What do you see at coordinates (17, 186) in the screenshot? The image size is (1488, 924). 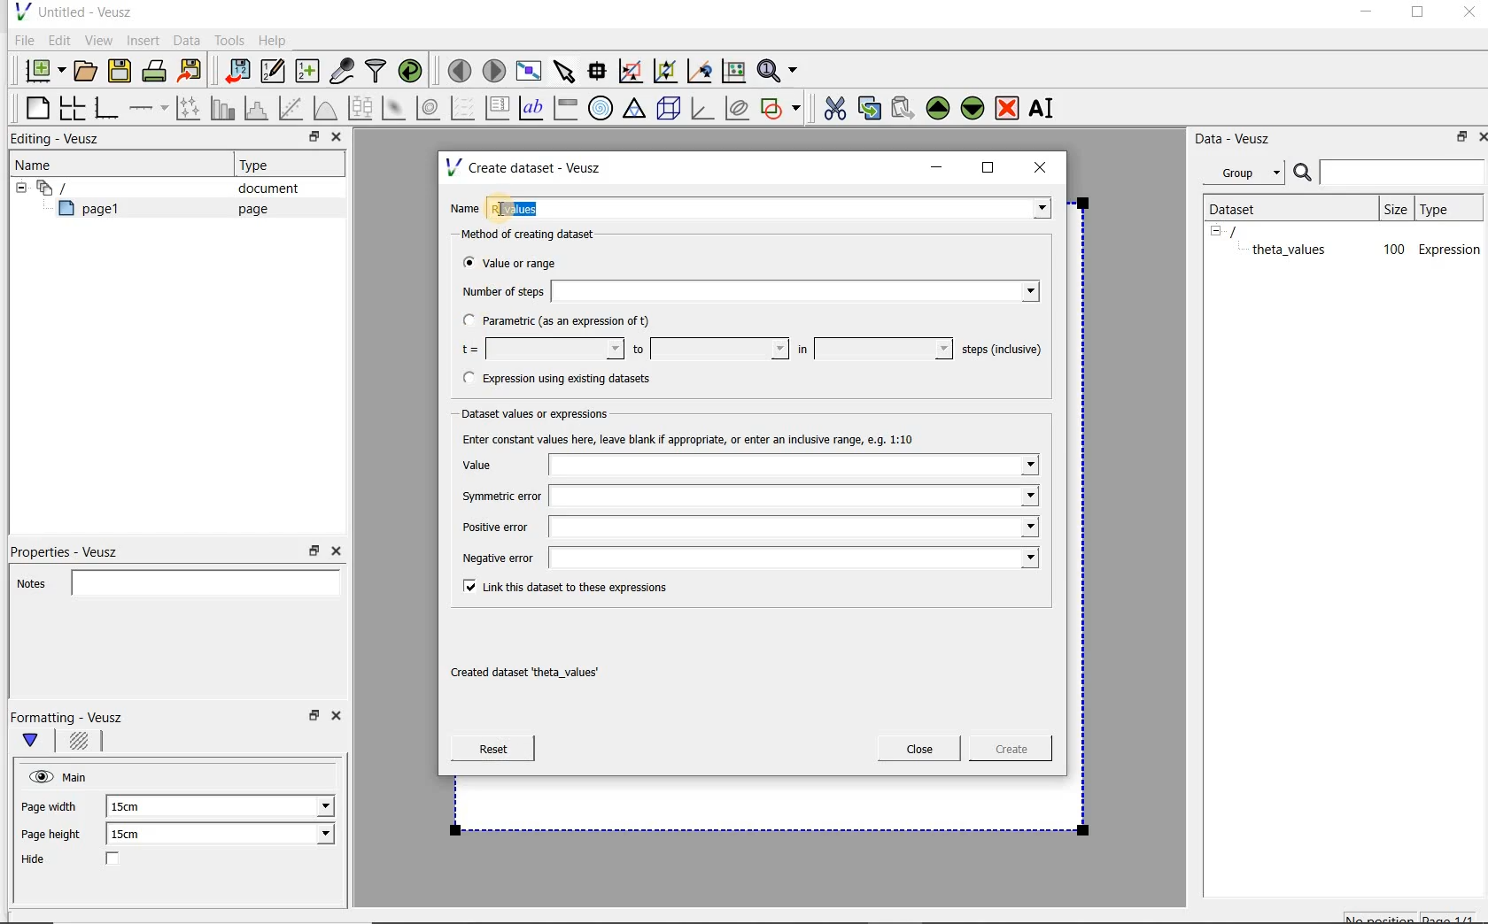 I see `hide sub menu` at bounding box center [17, 186].